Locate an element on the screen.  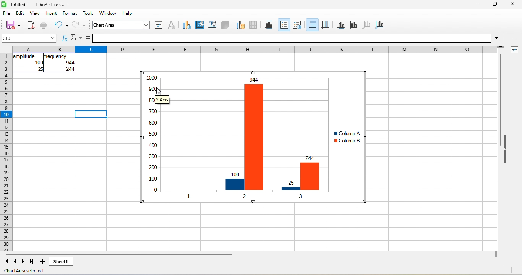
print is located at coordinates (44, 26).